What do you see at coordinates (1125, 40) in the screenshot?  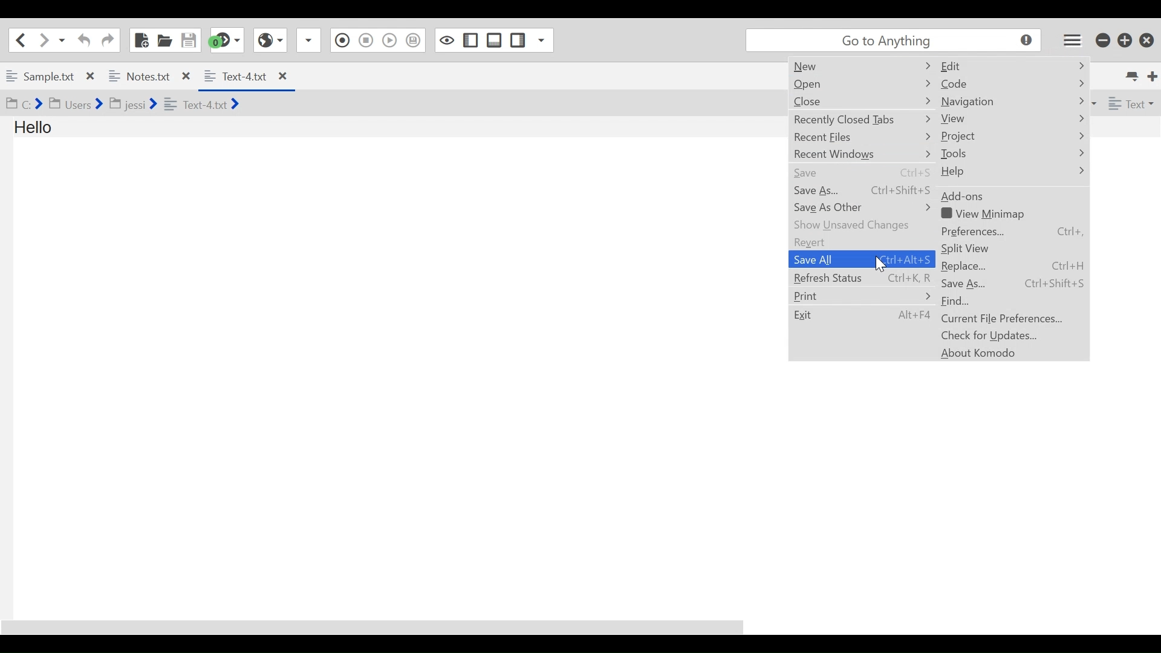 I see `Restore` at bounding box center [1125, 40].